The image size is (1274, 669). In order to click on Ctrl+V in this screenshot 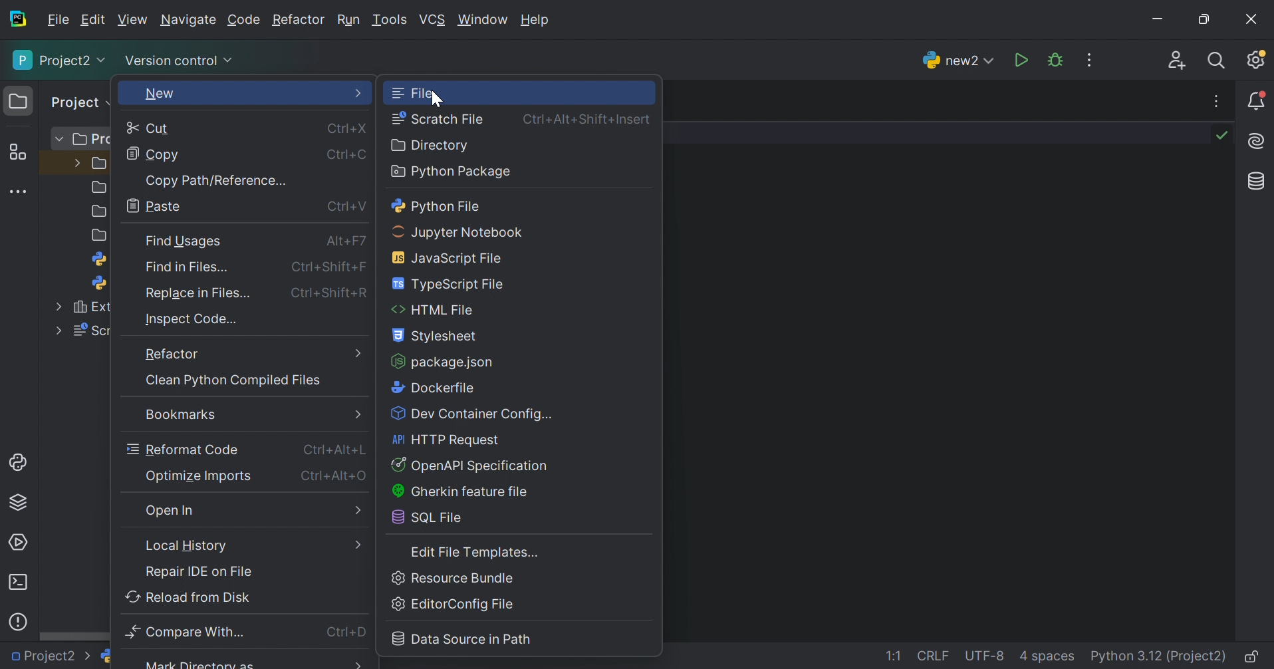, I will do `click(345, 207)`.